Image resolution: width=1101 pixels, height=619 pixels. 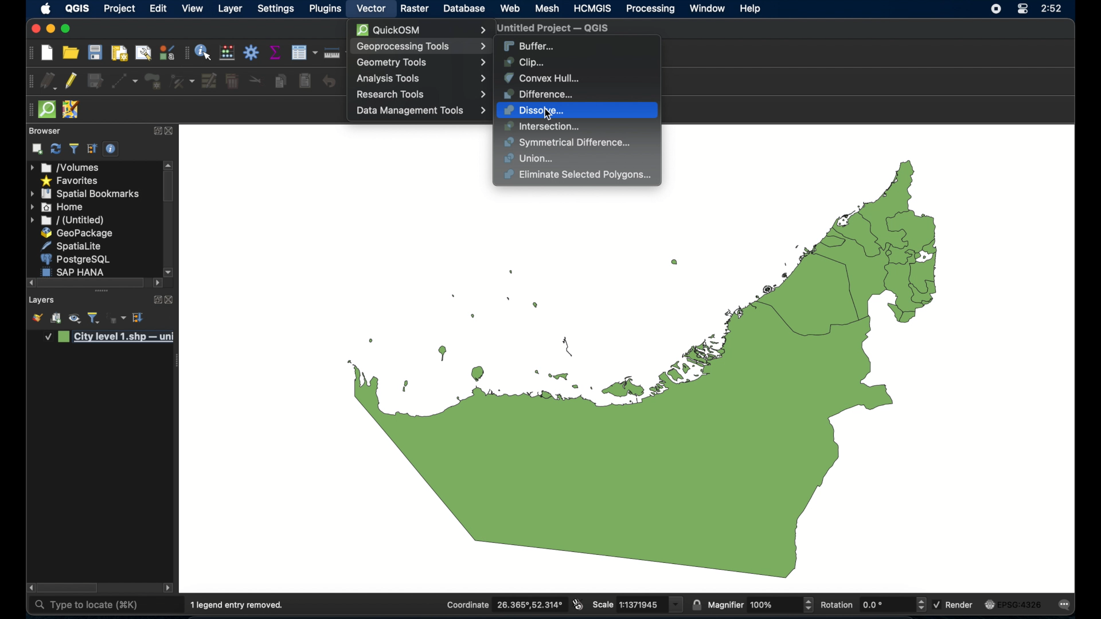 What do you see at coordinates (568, 143) in the screenshot?
I see `symmetrical difference` at bounding box center [568, 143].